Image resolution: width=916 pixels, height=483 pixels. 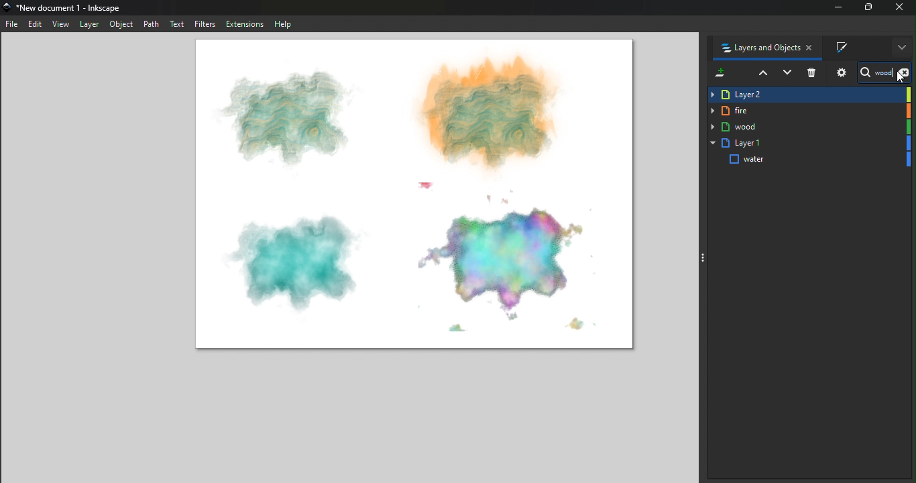 I want to click on Text, so click(x=178, y=23).